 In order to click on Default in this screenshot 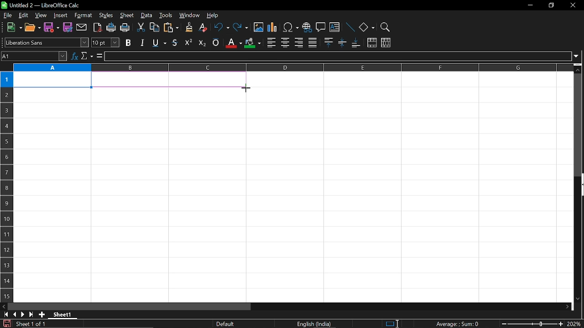, I will do `click(227, 324)`.